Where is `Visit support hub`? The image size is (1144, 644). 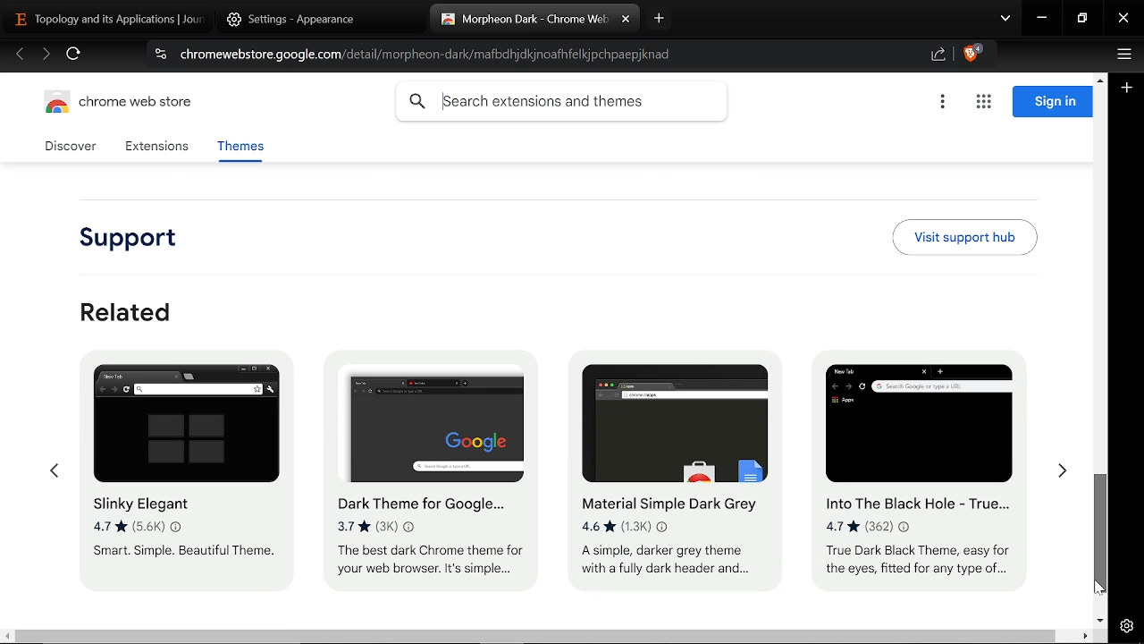
Visit support hub is located at coordinates (964, 237).